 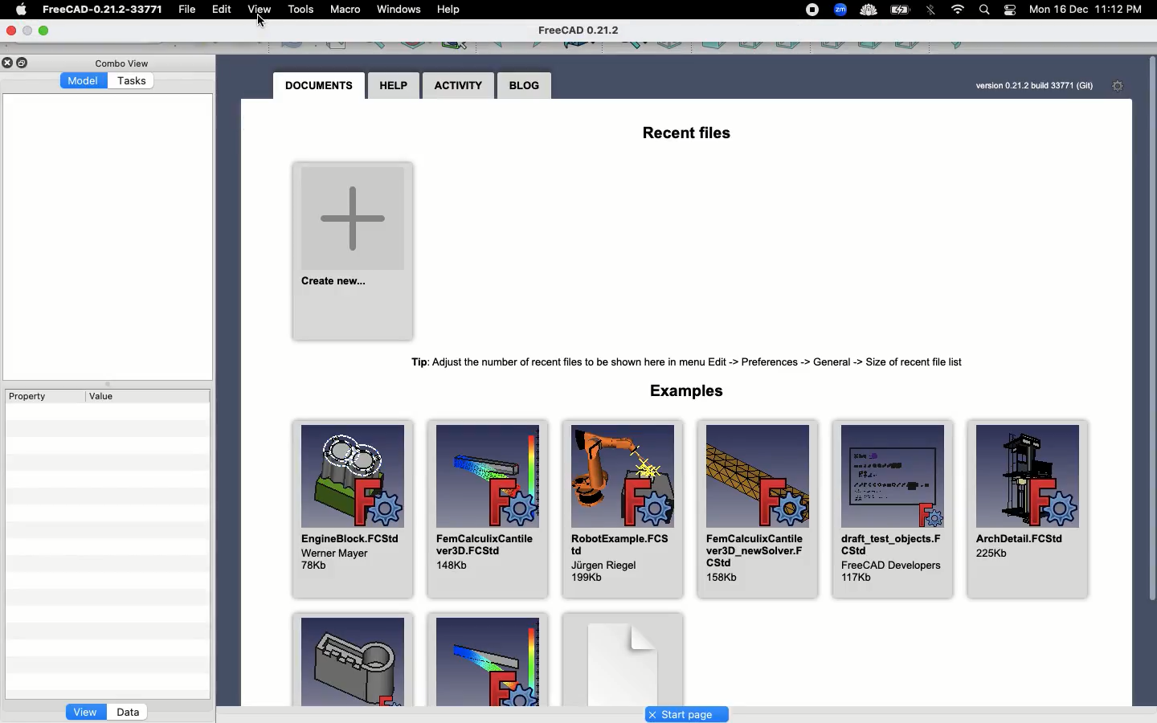 I want to click on Cursor, so click(x=262, y=26).